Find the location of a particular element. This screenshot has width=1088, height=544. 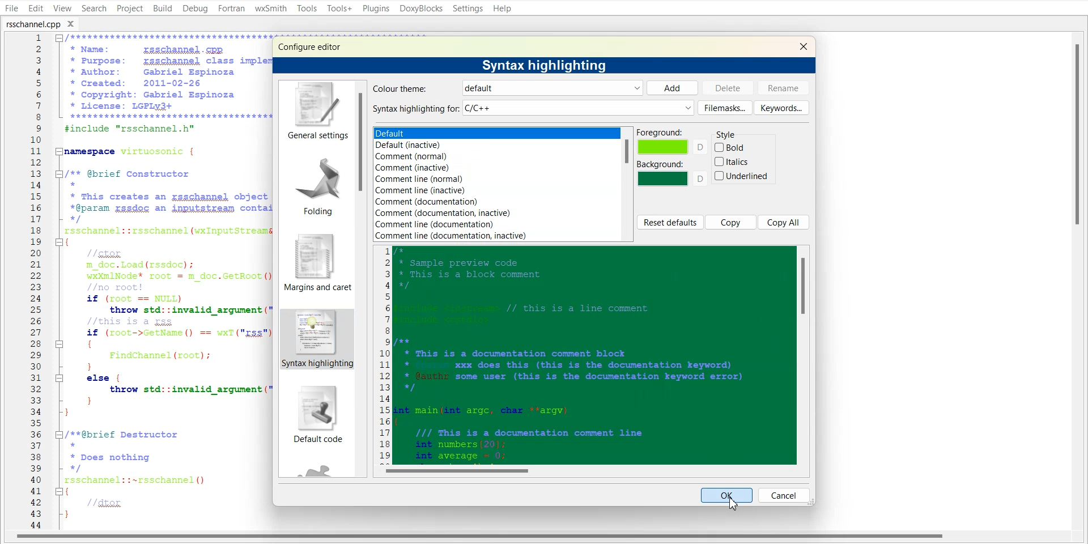

Cursor is located at coordinates (736, 501).